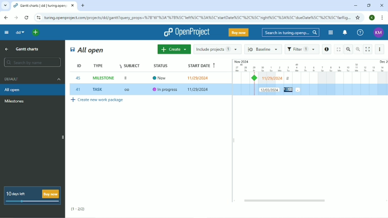  What do you see at coordinates (77, 66) in the screenshot?
I see `ID` at bounding box center [77, 66].